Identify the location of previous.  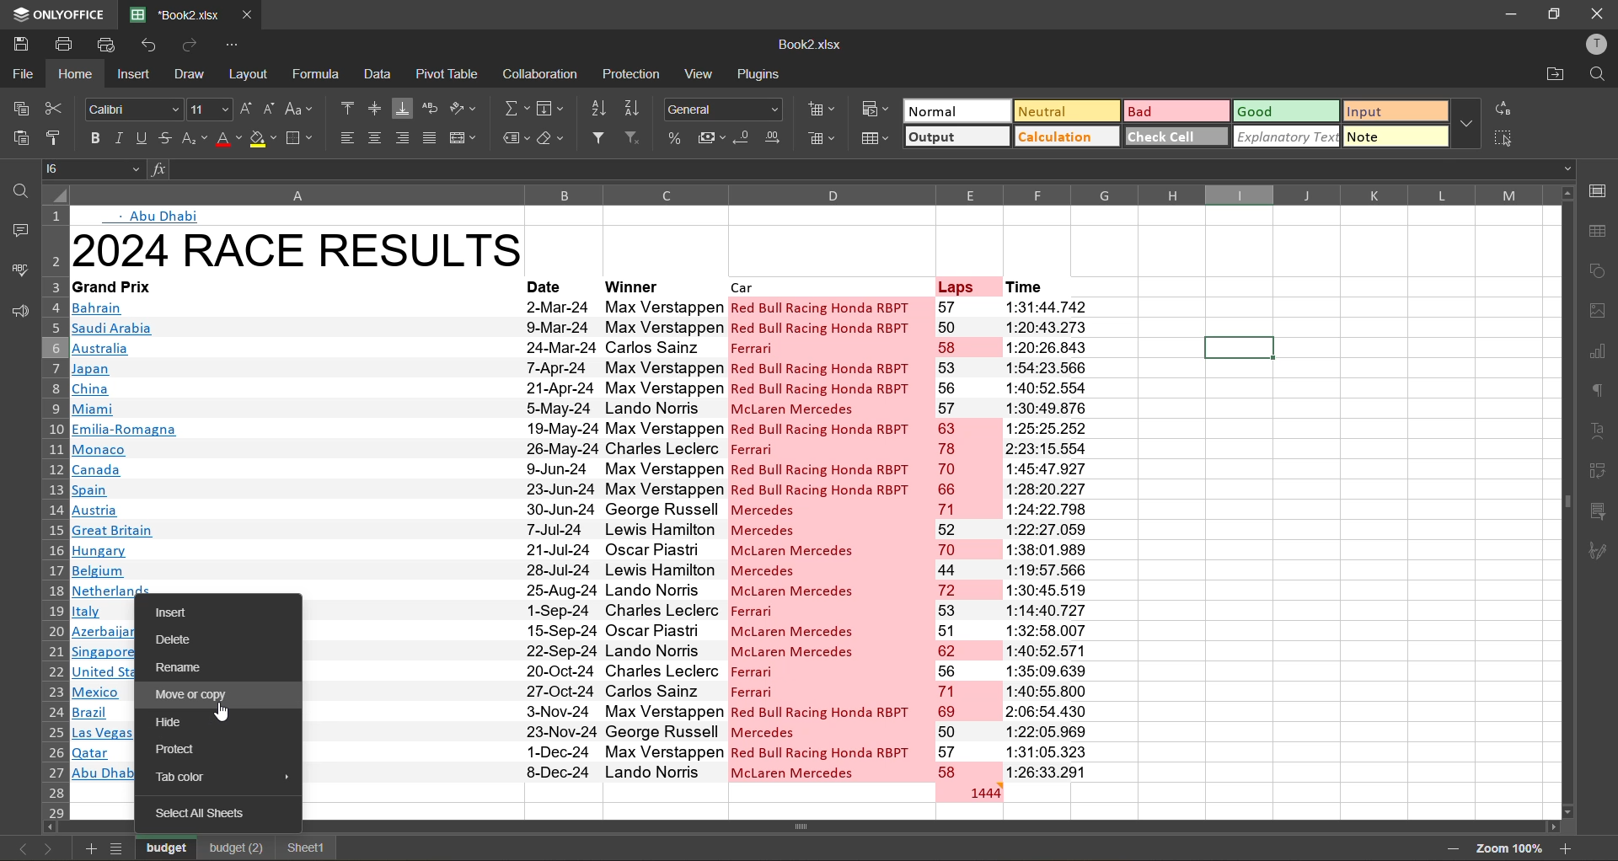
(17, 848).